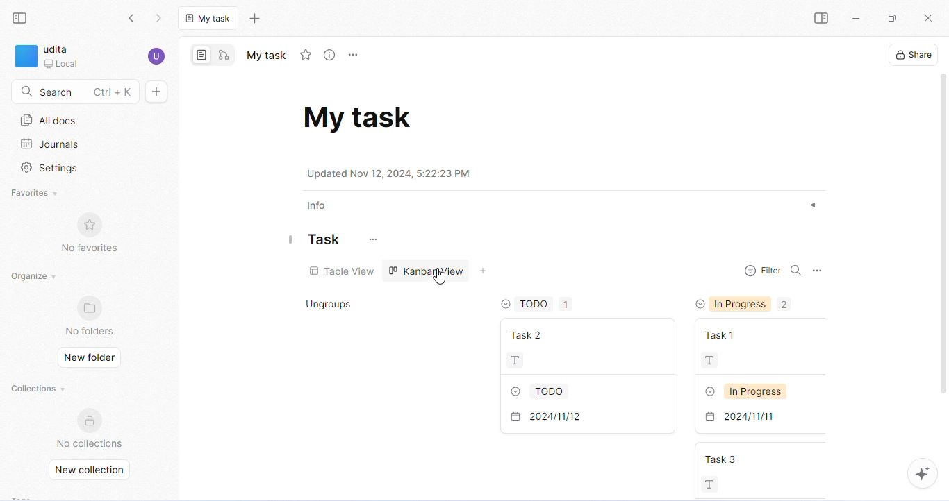  Describe the element at coordinates (858, 19) in the screenshot. I see `minimize` at that location.